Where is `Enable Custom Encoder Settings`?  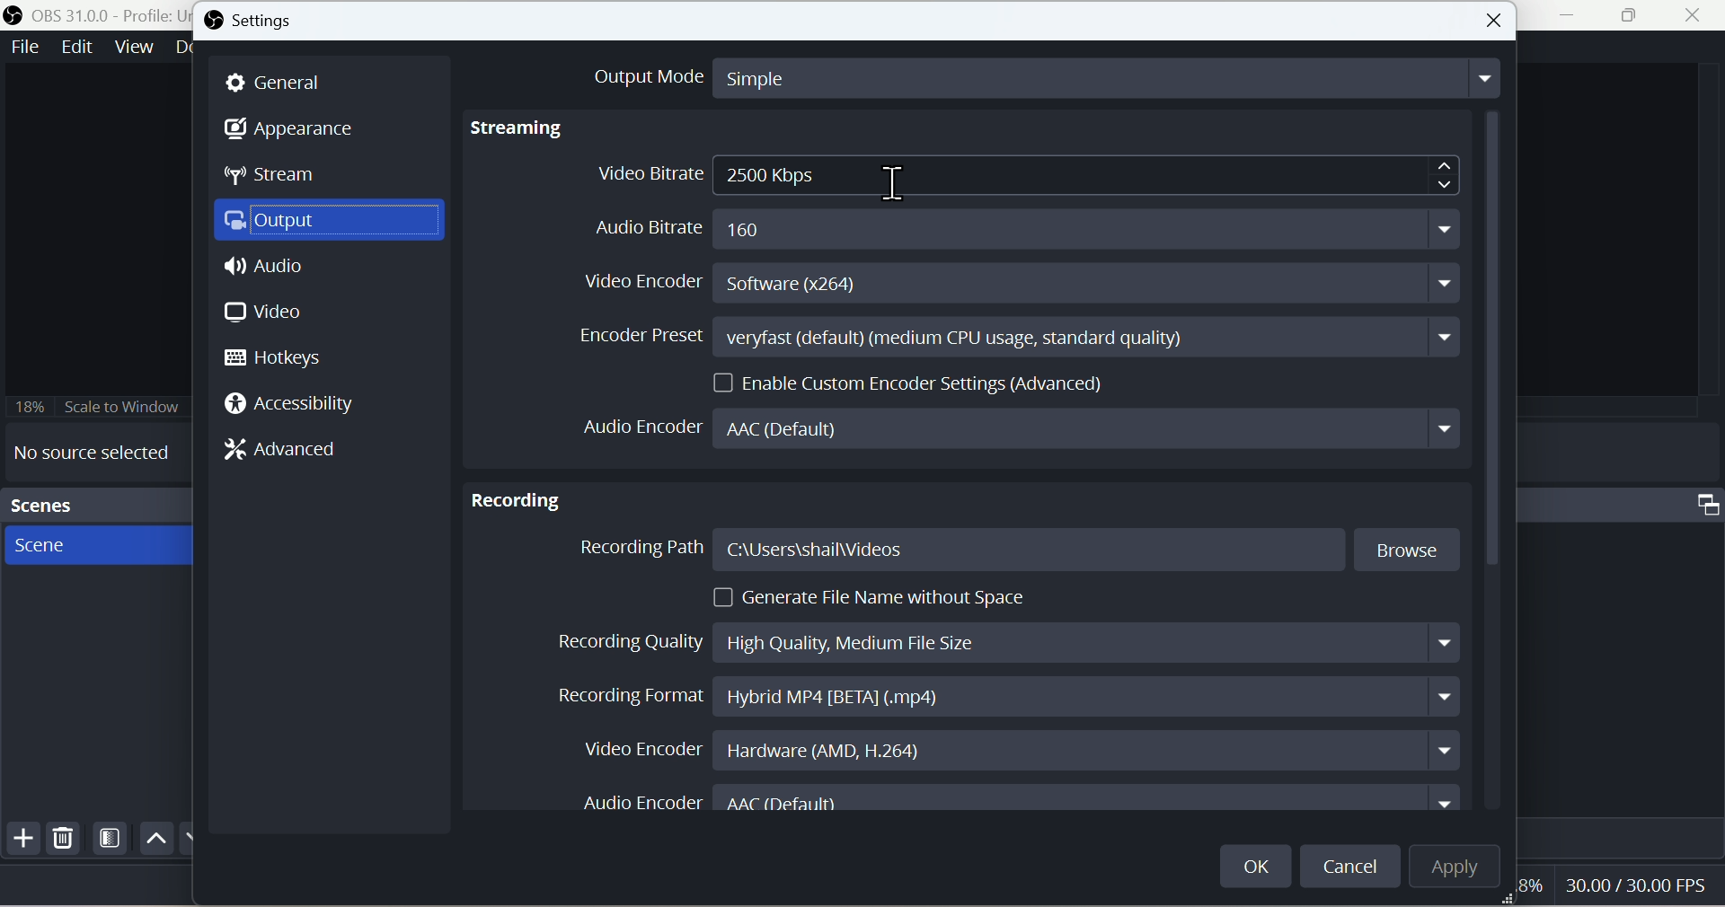 Enable Custom Encoder Settings is located at coordinates (916, 381).